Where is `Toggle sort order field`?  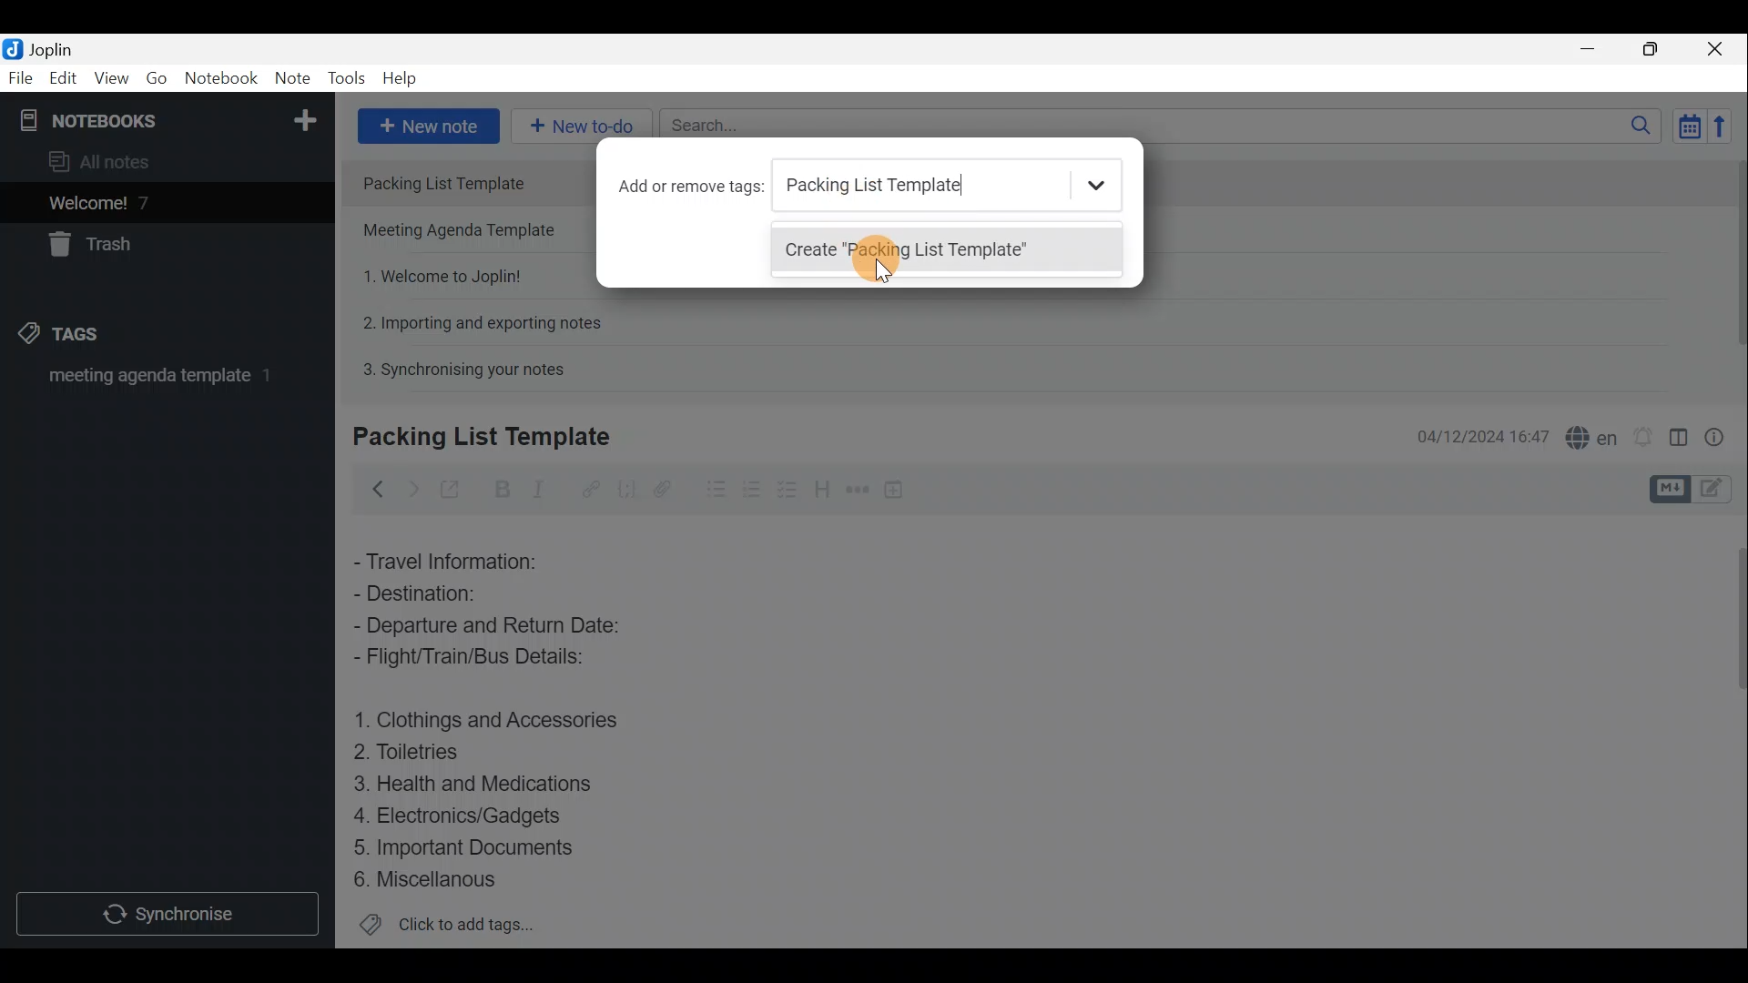
Toggle sort order field is located at coordinates (1683, 126).